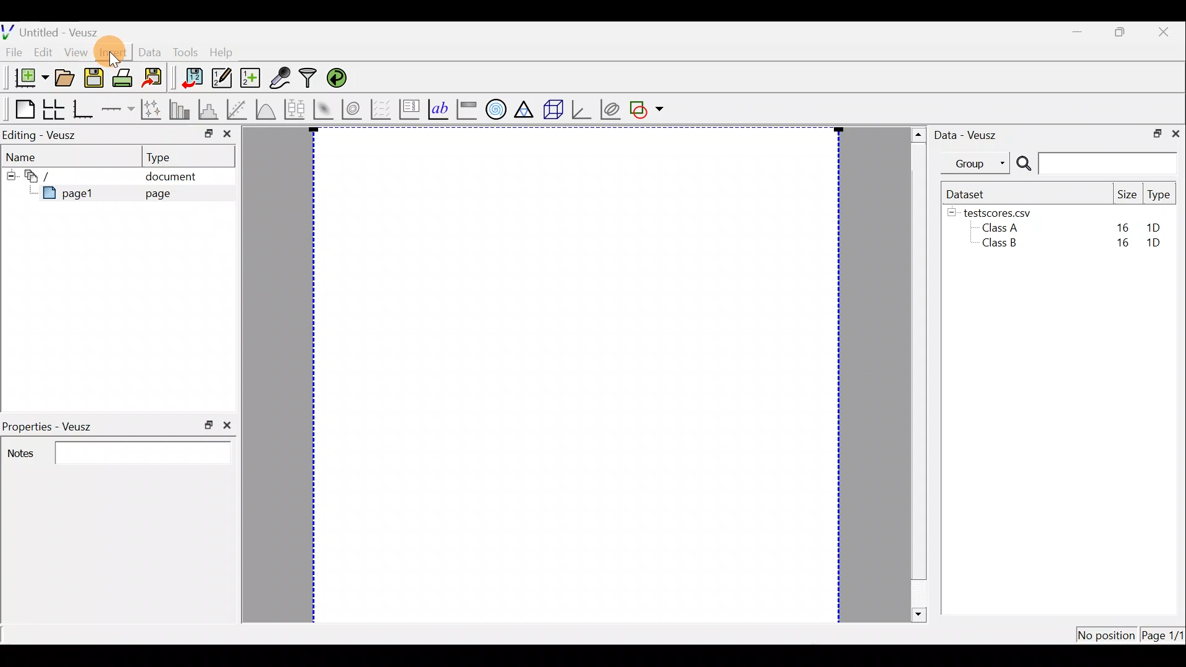 This screenshot has width=1186, height=667. What do you see at coordinates (1003, 227) in the screenshot?
I see `Class A` at bounding box center [1003, 227].